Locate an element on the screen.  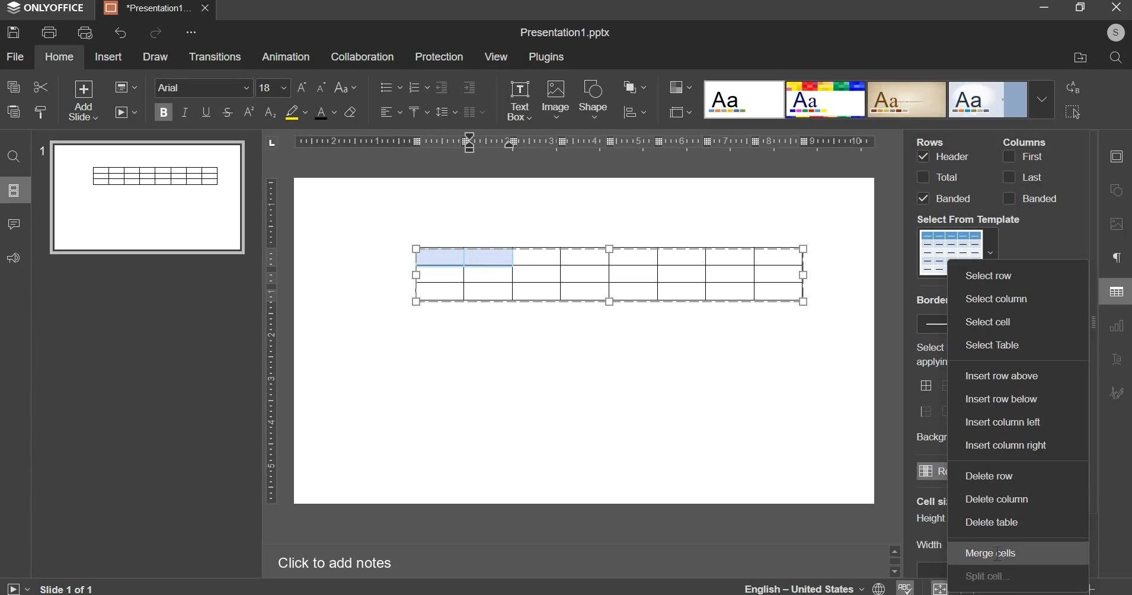
animation is located at coordinates (285, 56).